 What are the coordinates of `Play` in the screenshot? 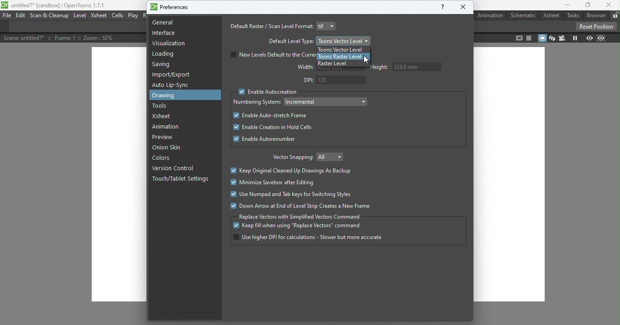 It's located at (134, 15).